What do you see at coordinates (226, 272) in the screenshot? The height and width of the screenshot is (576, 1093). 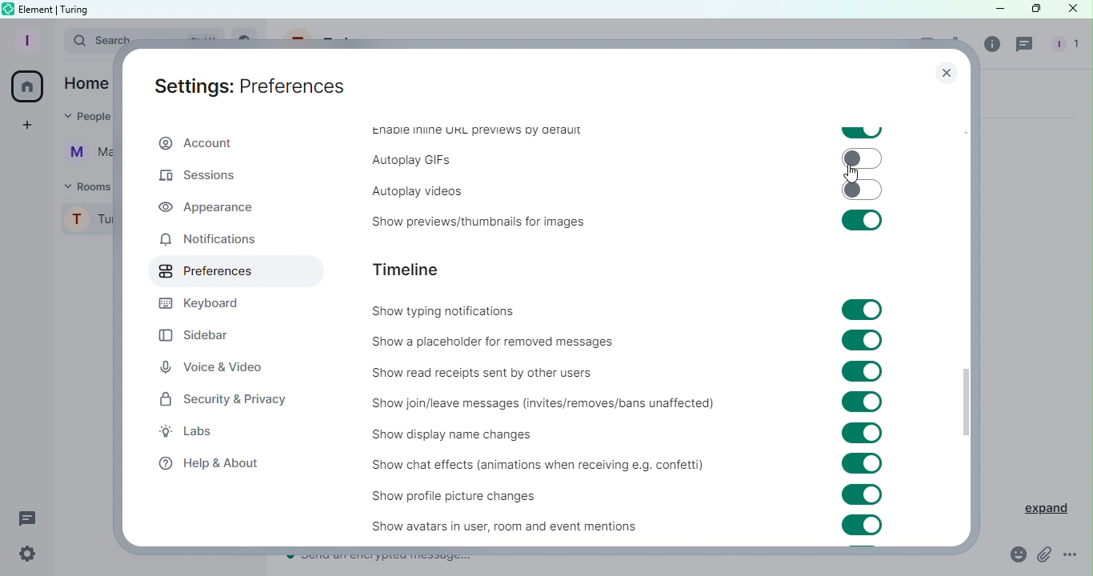 I see `Prefrences` at bounding box center [226, 272].